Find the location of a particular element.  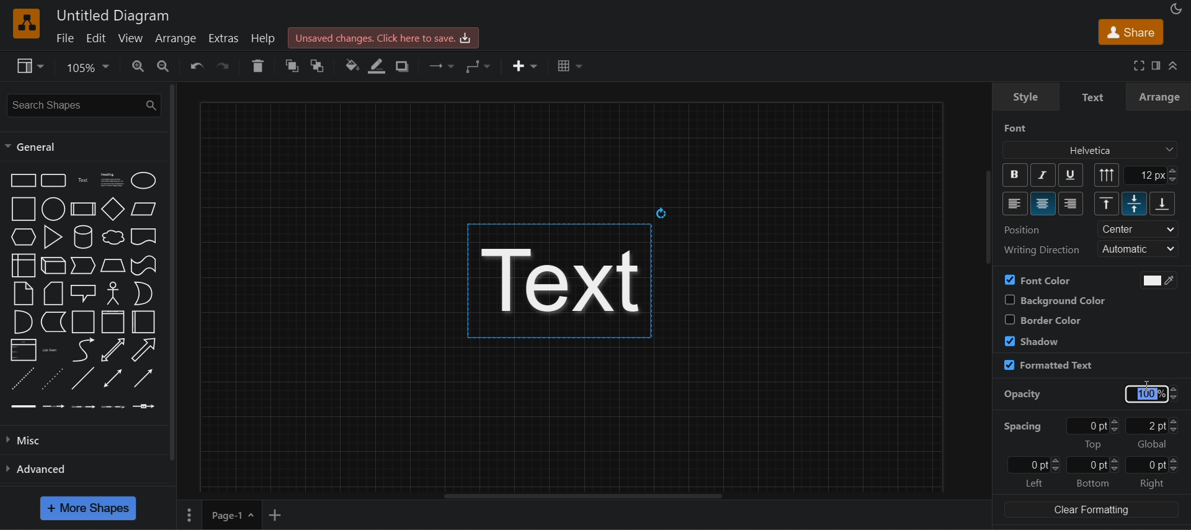

or is located at coordinates (143, 294).